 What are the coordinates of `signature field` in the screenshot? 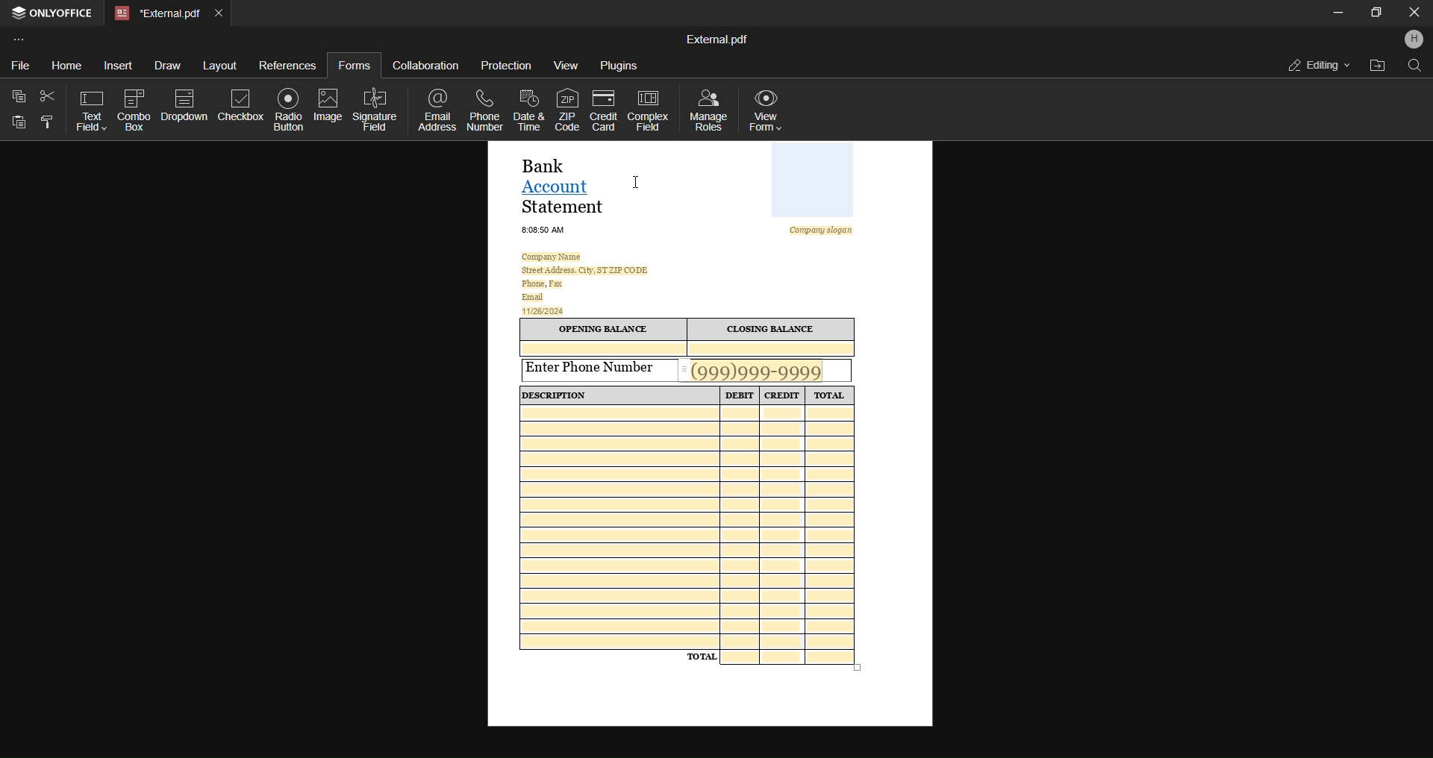 It's located at (375, 110).